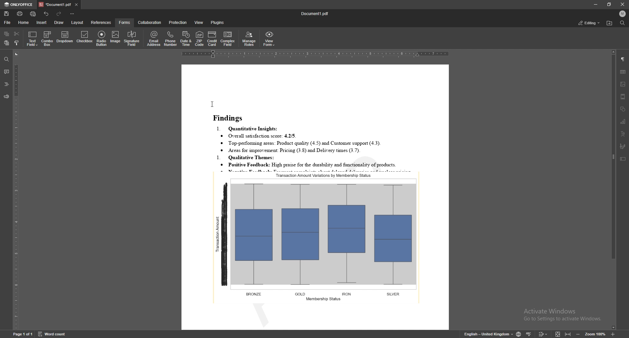 The width and height of the screenshot is (629, 338). Describe the element at coordinates (623, 159) in the screenshot. I see `text box` at that location.